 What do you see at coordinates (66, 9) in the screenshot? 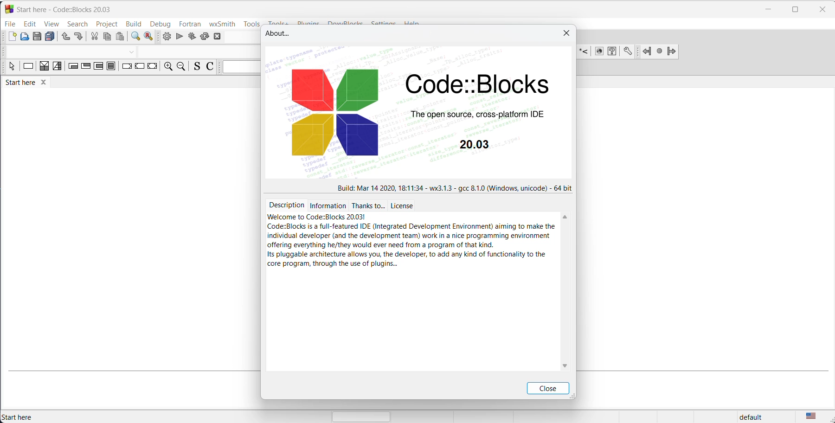
I see `start here` at bounding box center [66, 9].